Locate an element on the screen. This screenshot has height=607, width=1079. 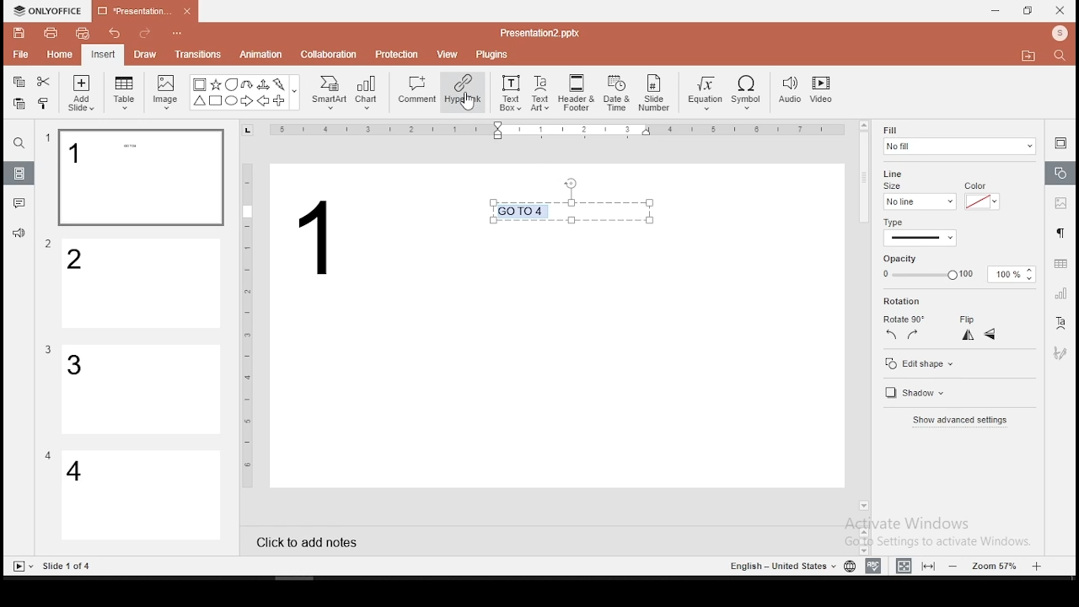
flip horizontal is located at coordinates (966, 335).